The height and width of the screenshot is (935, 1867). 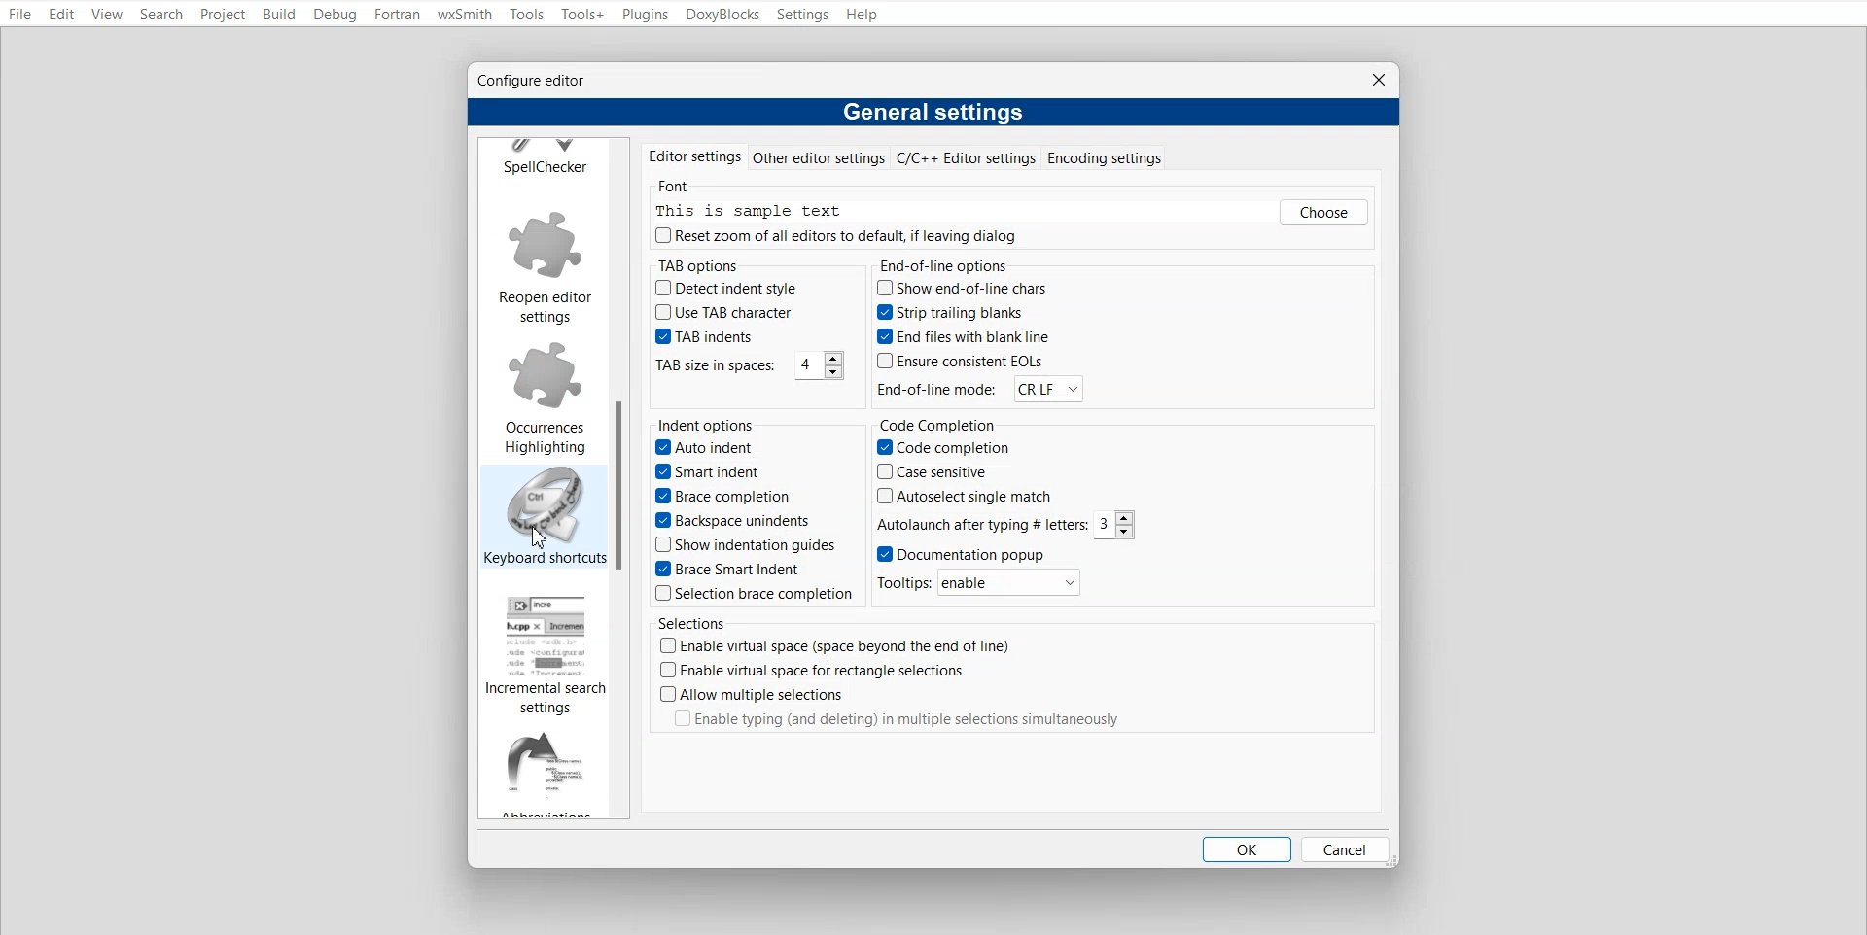 What do you see at coordinates (706, 336) in the screenshot?
I see `TAB indents` at bounding box center [706, 336].